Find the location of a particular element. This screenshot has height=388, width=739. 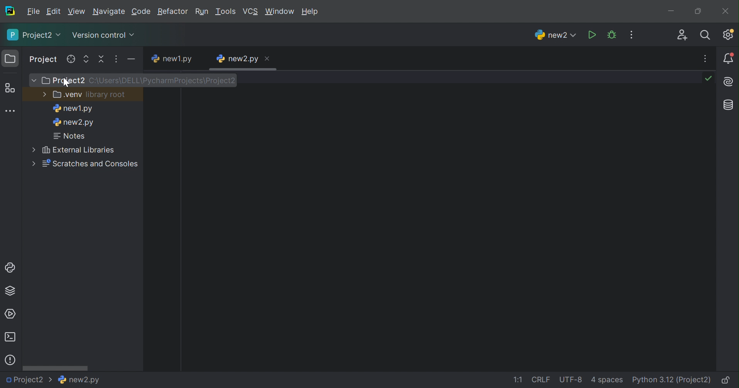

Run is located at coordinates (202, 10).